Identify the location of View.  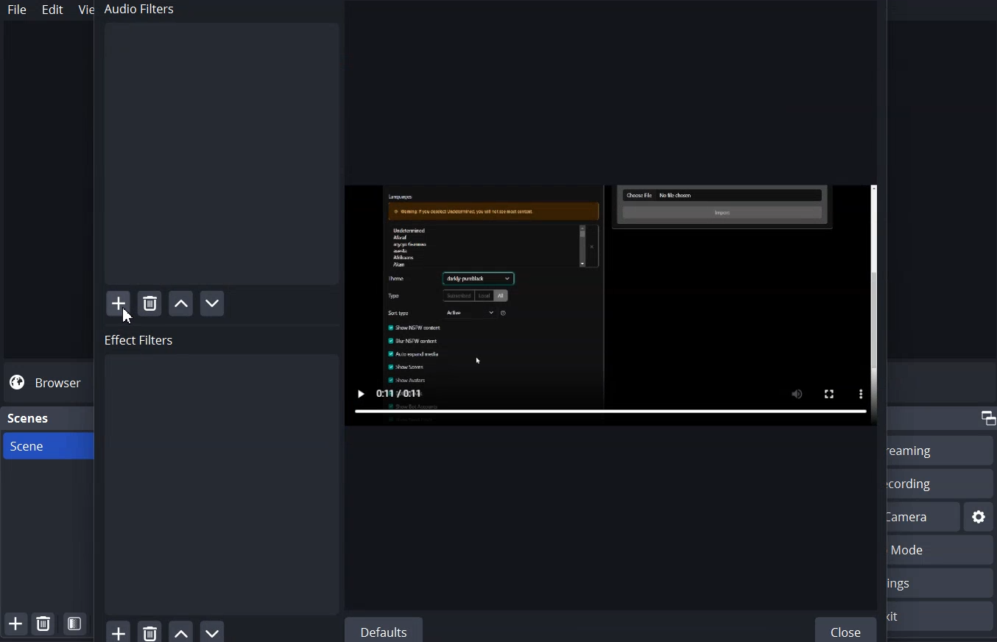
(82, 9).